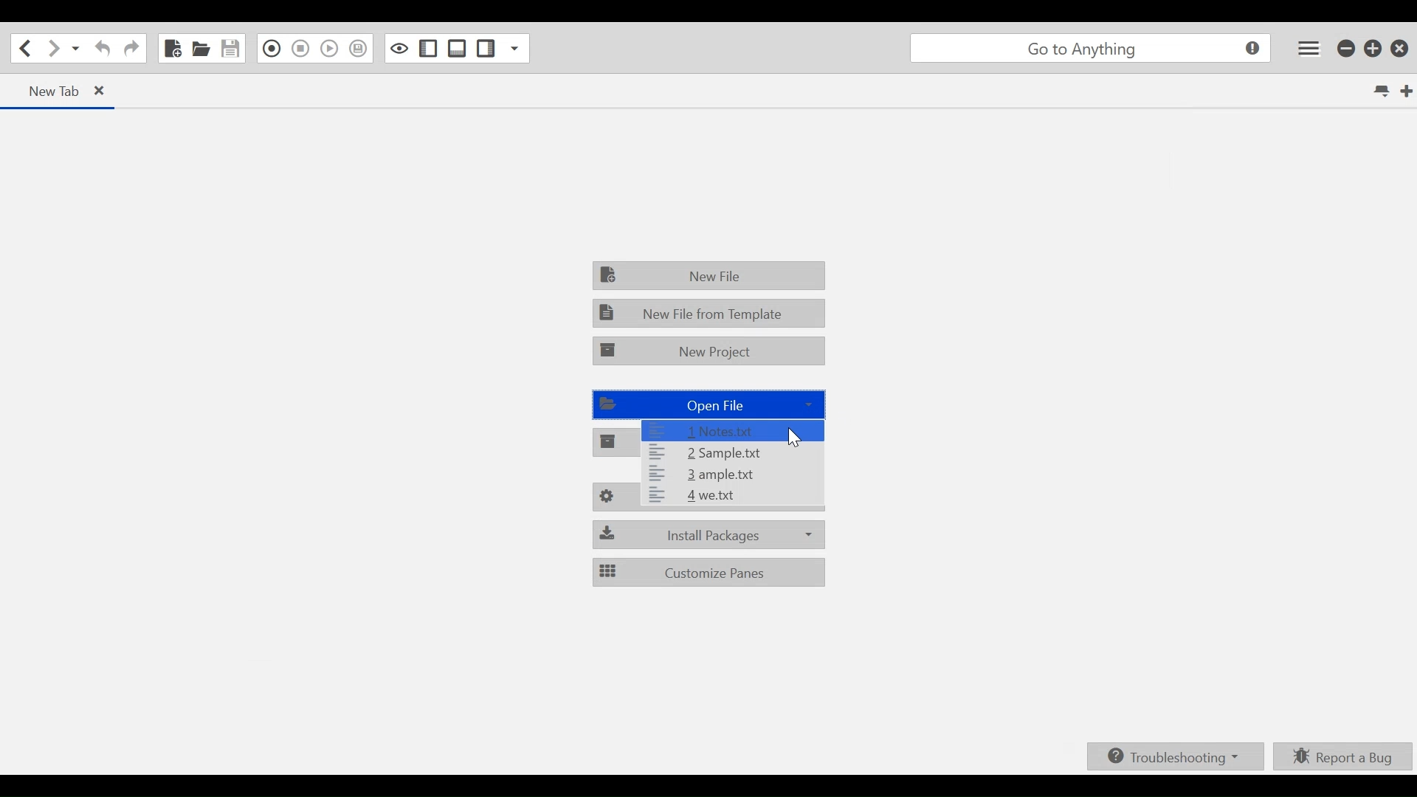 The height and width of the screenshot is (797, 1417). Describe the element at coordinates (709, 497) in the screenshot. I see `Preferences` at that location.